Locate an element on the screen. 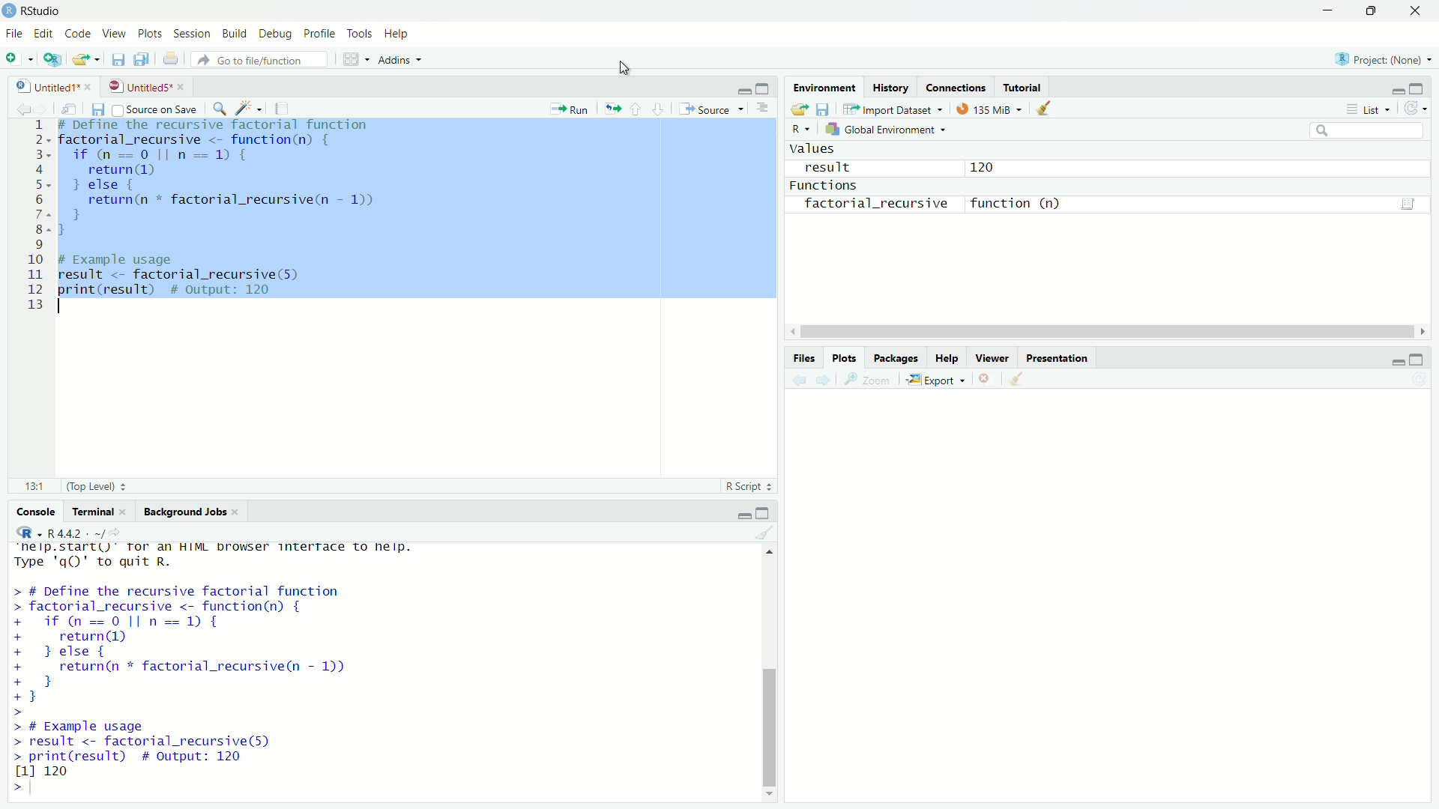 This screenshot has height=809, width=1439. R 4.2.2~/ is located at coordinates (73, 533).